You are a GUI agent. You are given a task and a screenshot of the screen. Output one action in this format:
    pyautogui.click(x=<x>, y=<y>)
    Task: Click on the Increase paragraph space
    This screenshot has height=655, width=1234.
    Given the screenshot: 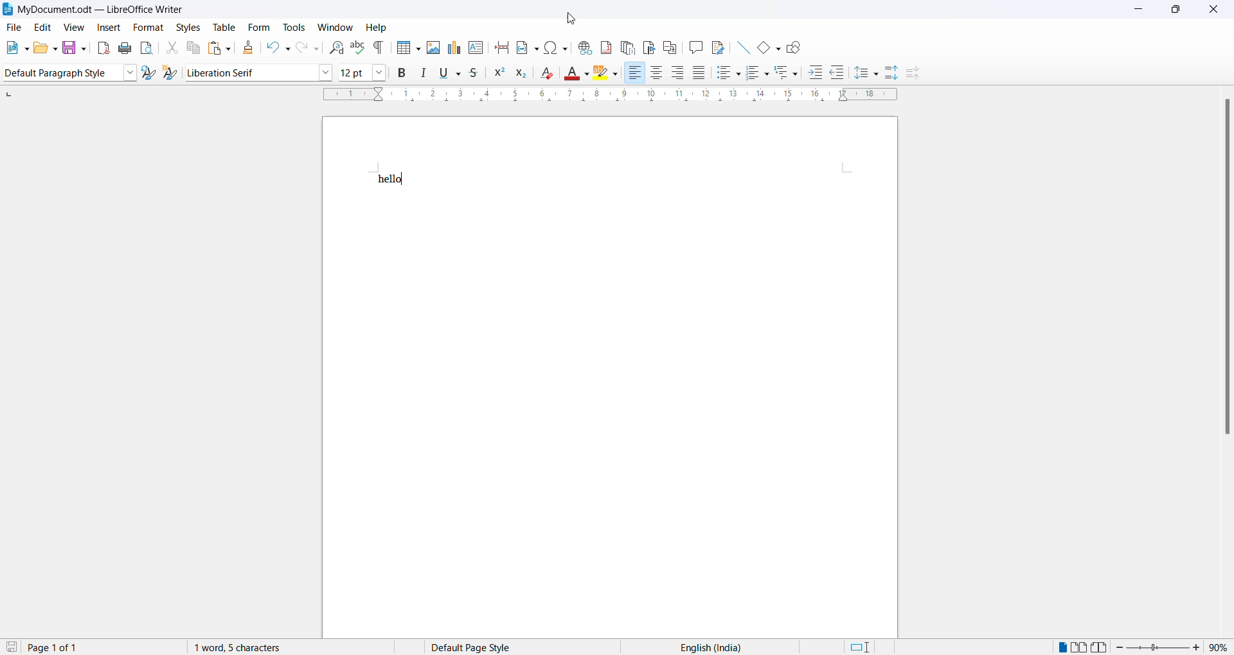 What is the action you would take?
    pyautogui.click(x=892, y=72)
    